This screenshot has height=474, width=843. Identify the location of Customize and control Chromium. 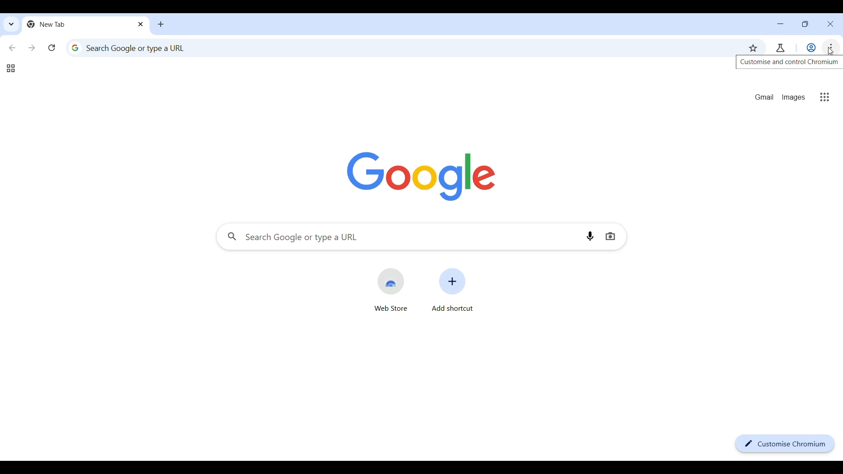
(829, 47).